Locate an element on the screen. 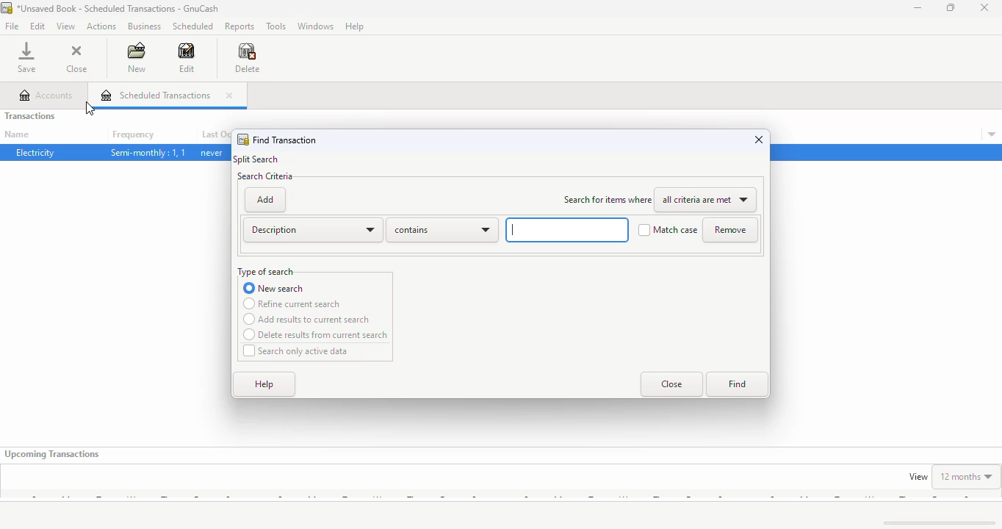 The image size is (1002, 529). view is located at coordinates (918, 477).